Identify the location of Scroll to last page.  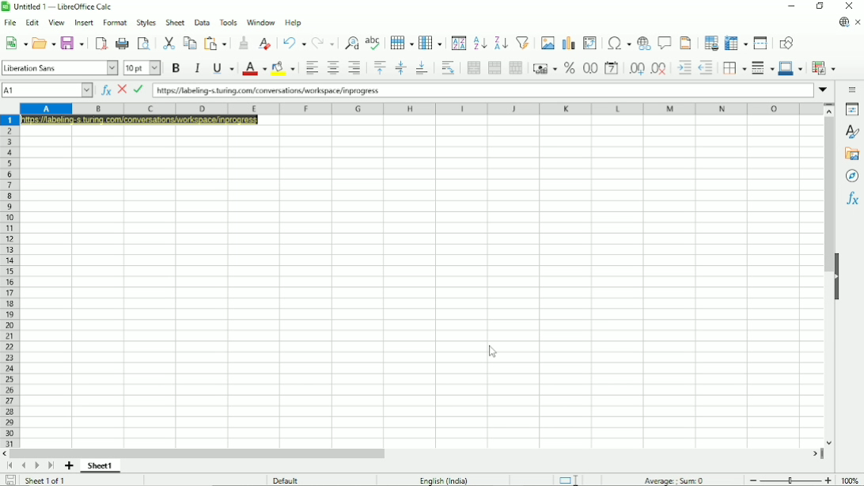
(51, 465).